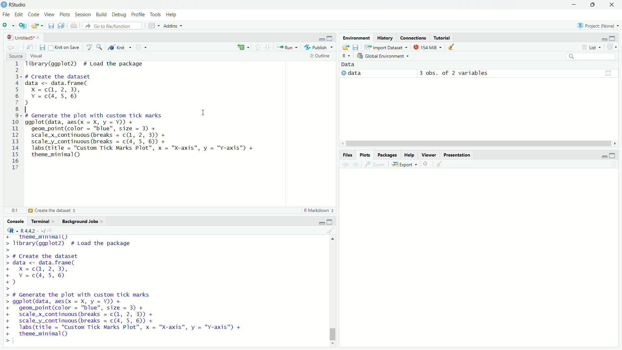  I want to click on session, so click(83, 15).